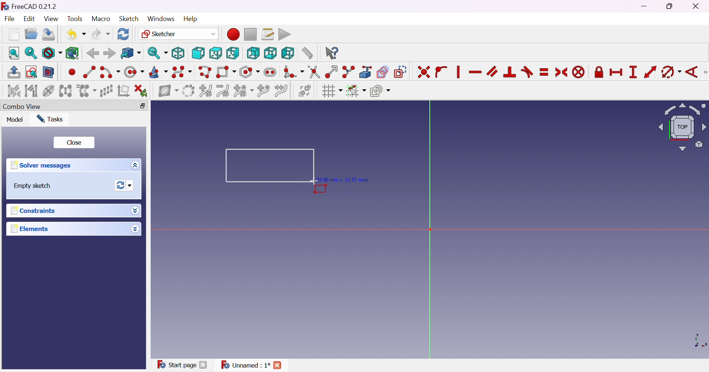 Image resolution: width=709 pixels, height=372 pixels. I want to click on Constrain parallel, so click(493, 72).